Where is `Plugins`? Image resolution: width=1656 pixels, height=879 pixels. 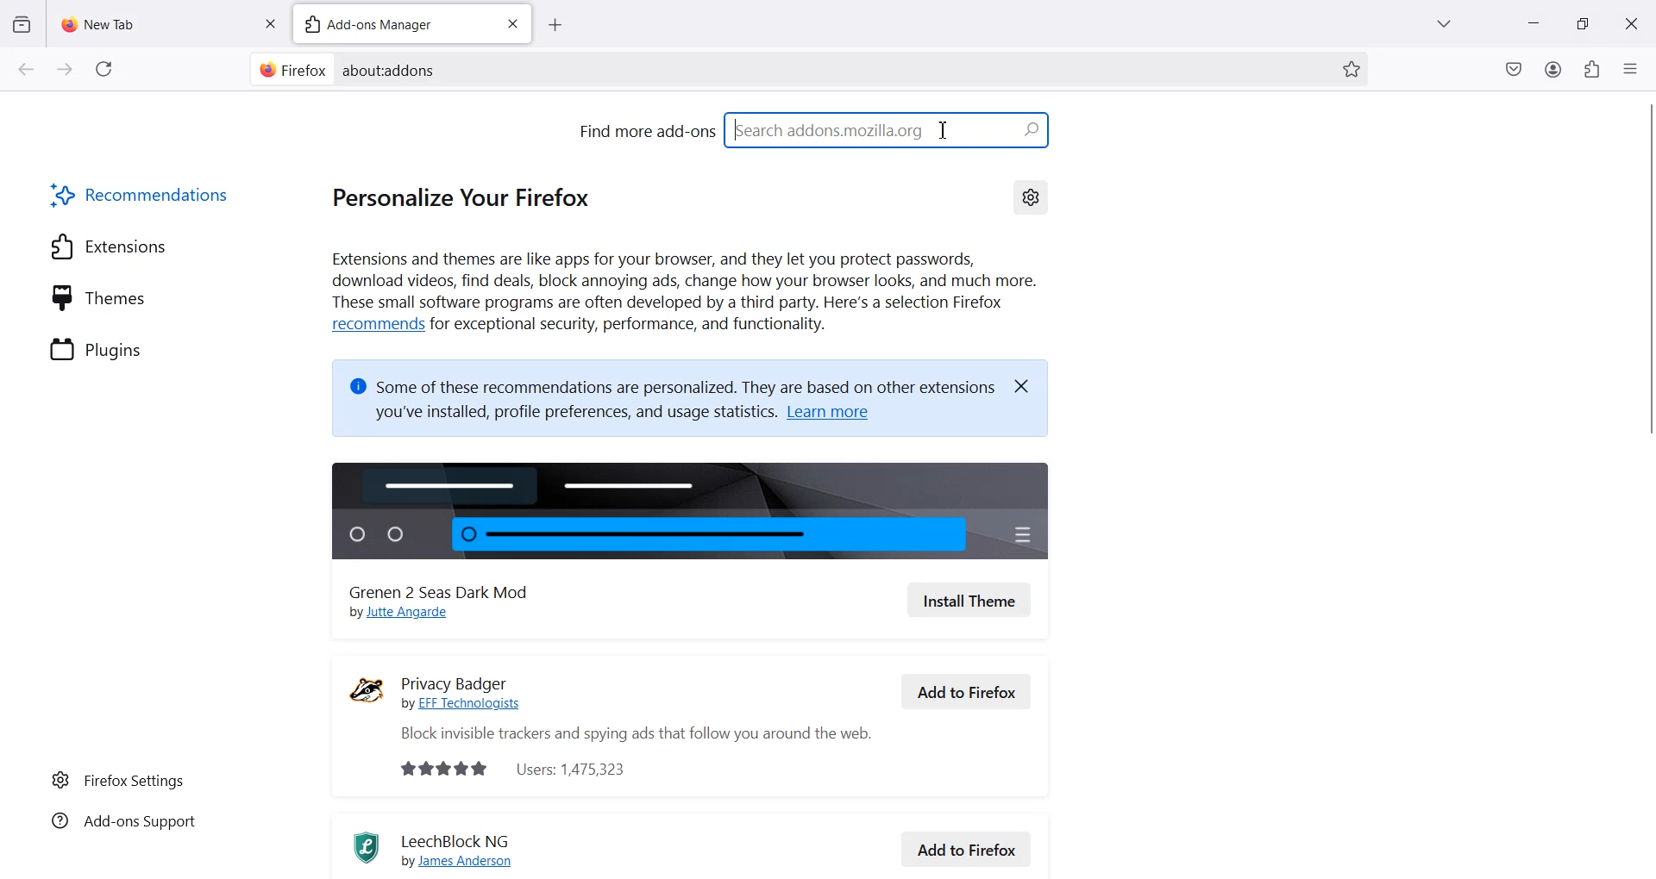 Plugins is located at coordinates (98, 347).